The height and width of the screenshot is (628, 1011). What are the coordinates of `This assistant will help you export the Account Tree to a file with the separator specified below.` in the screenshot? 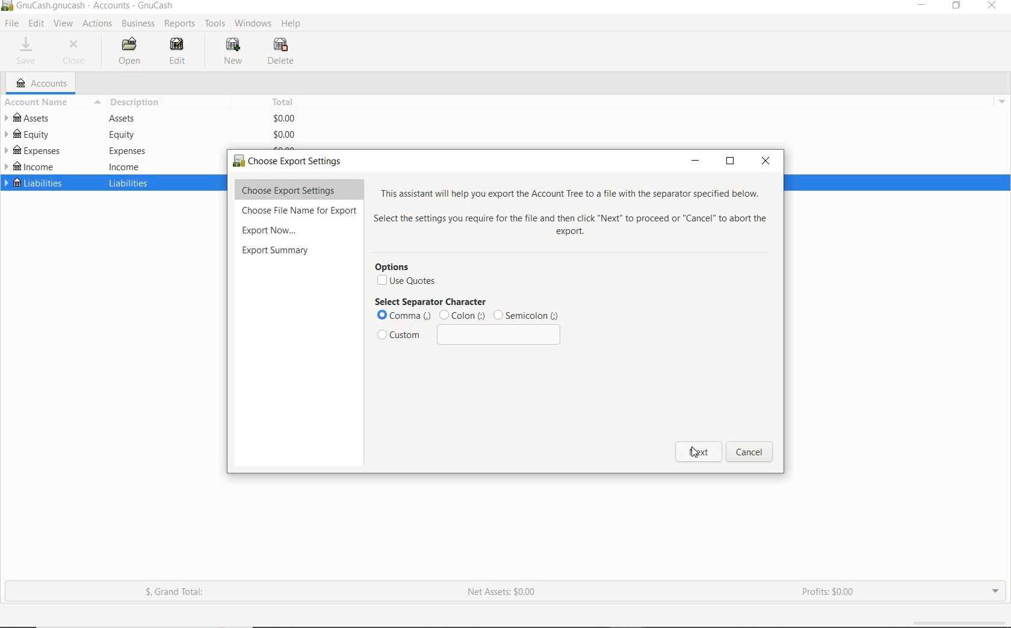 It's located at (569, 193).